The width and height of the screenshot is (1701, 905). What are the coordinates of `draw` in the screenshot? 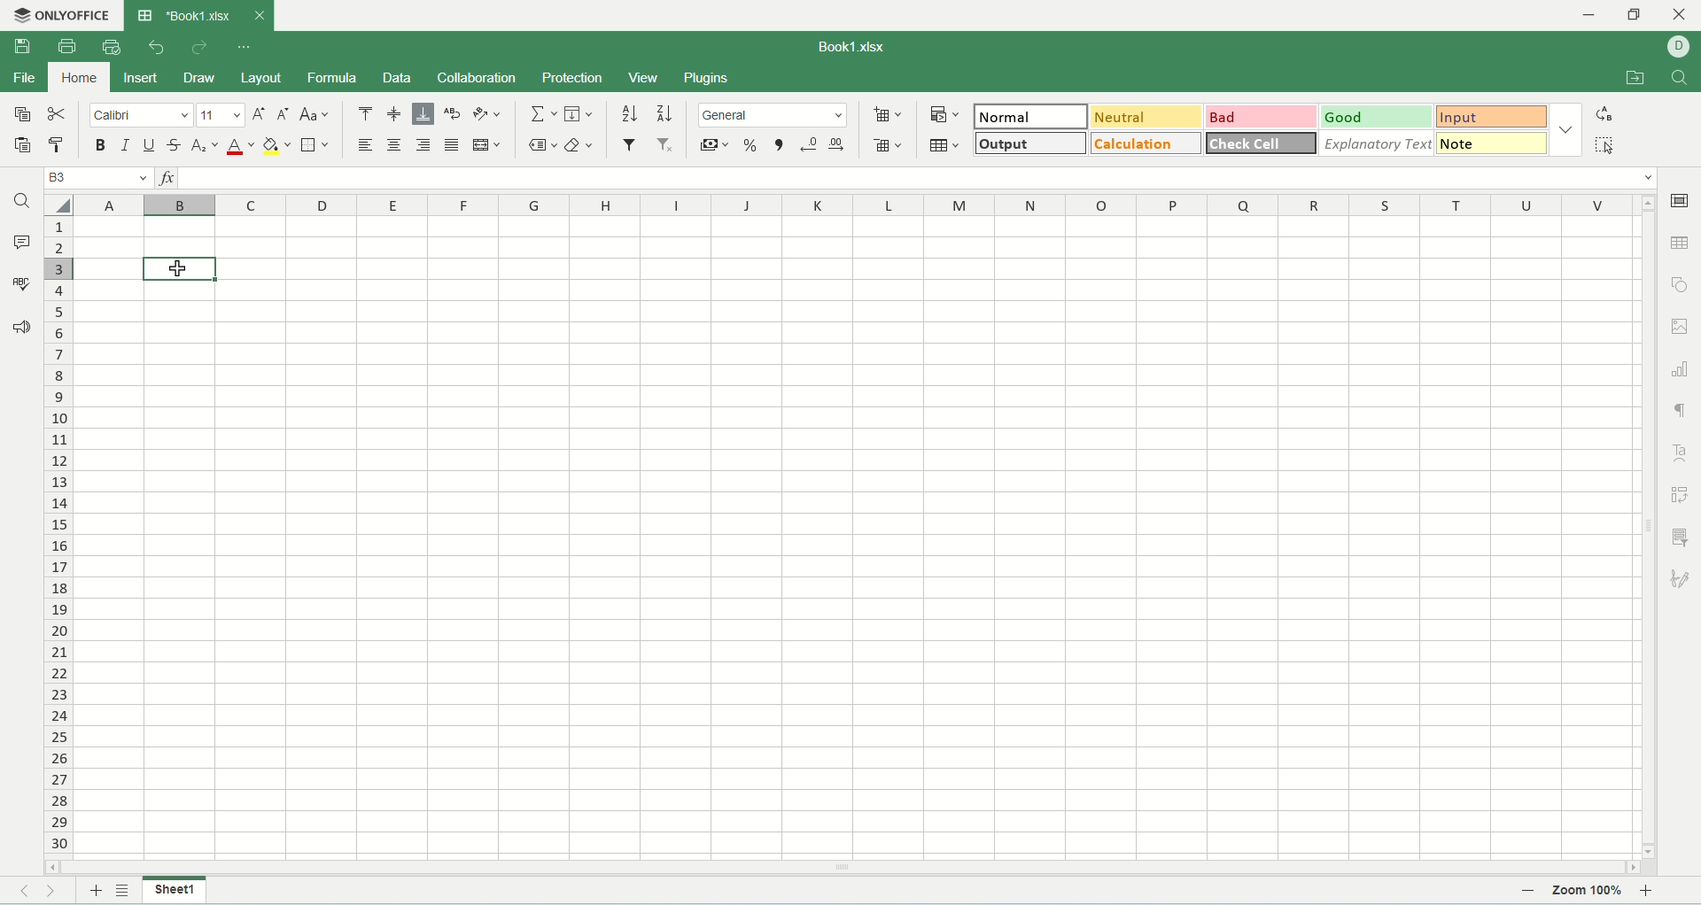 It's located at (198, 78).